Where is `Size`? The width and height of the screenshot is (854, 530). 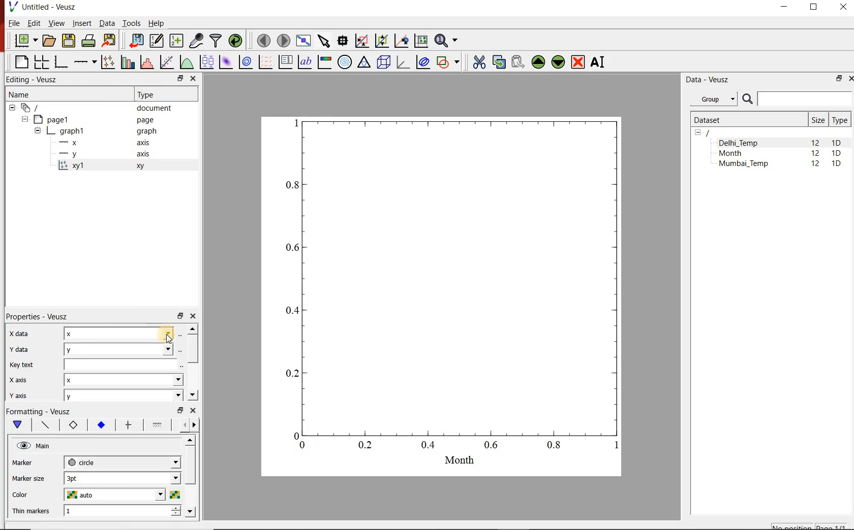 Size is located at coordinates (818, 120).